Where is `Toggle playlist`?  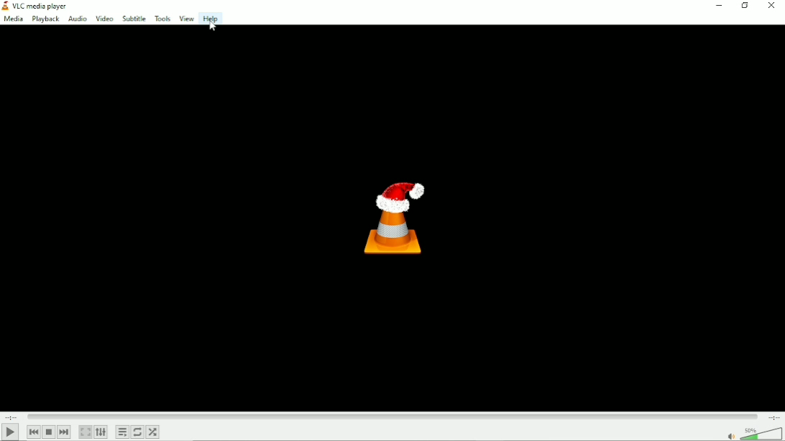
Toggle playlist is located at coordinates (122, 432).